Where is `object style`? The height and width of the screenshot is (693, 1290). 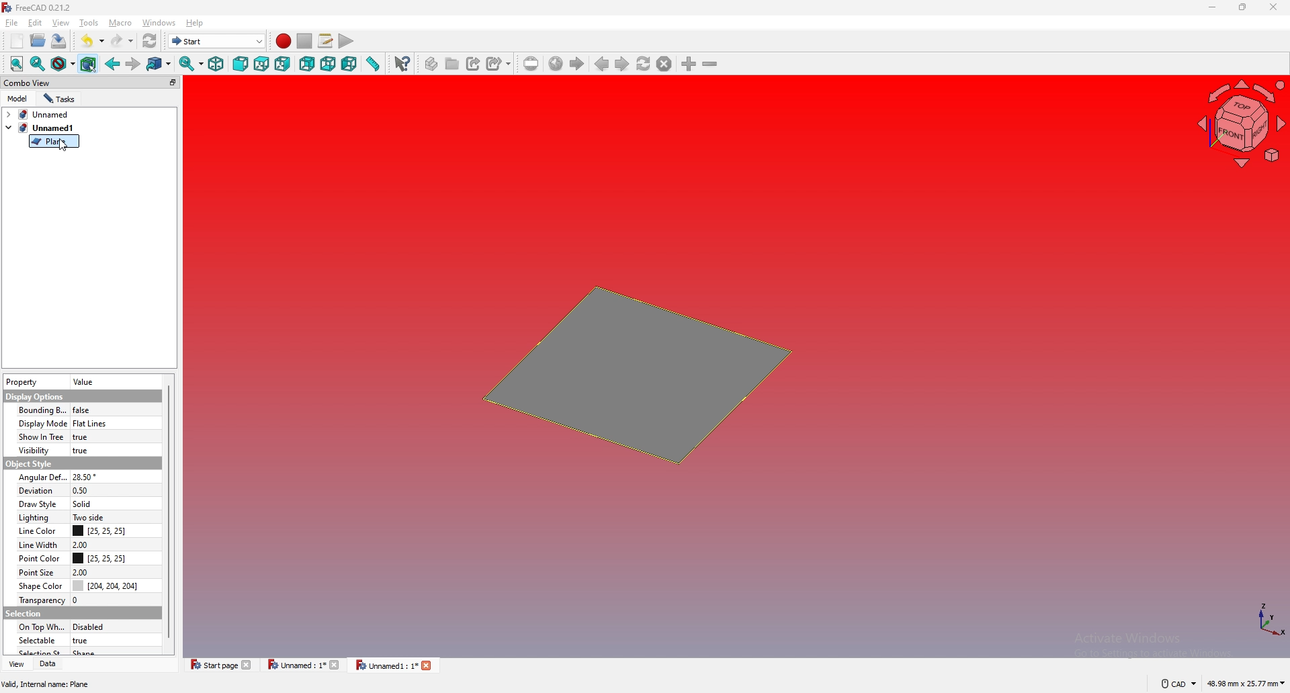 object style is located at coordinates (28, 463).